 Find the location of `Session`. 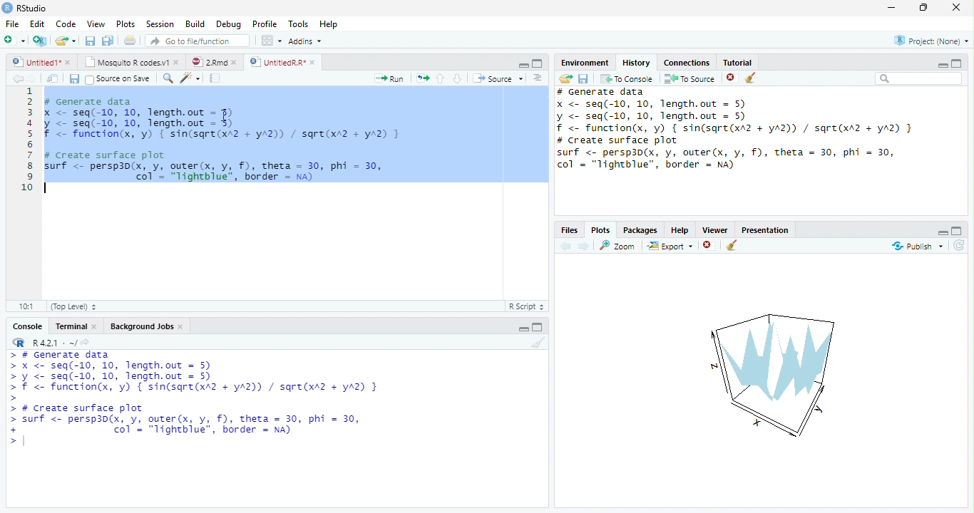

Session is located at coordinates (159, 24).